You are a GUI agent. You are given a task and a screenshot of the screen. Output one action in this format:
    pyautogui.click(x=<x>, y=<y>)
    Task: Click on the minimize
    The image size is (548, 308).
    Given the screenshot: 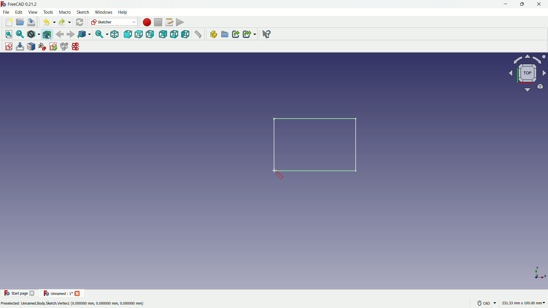 What is the action you would take?
    pyautogui.click(x=505, y=4)
    